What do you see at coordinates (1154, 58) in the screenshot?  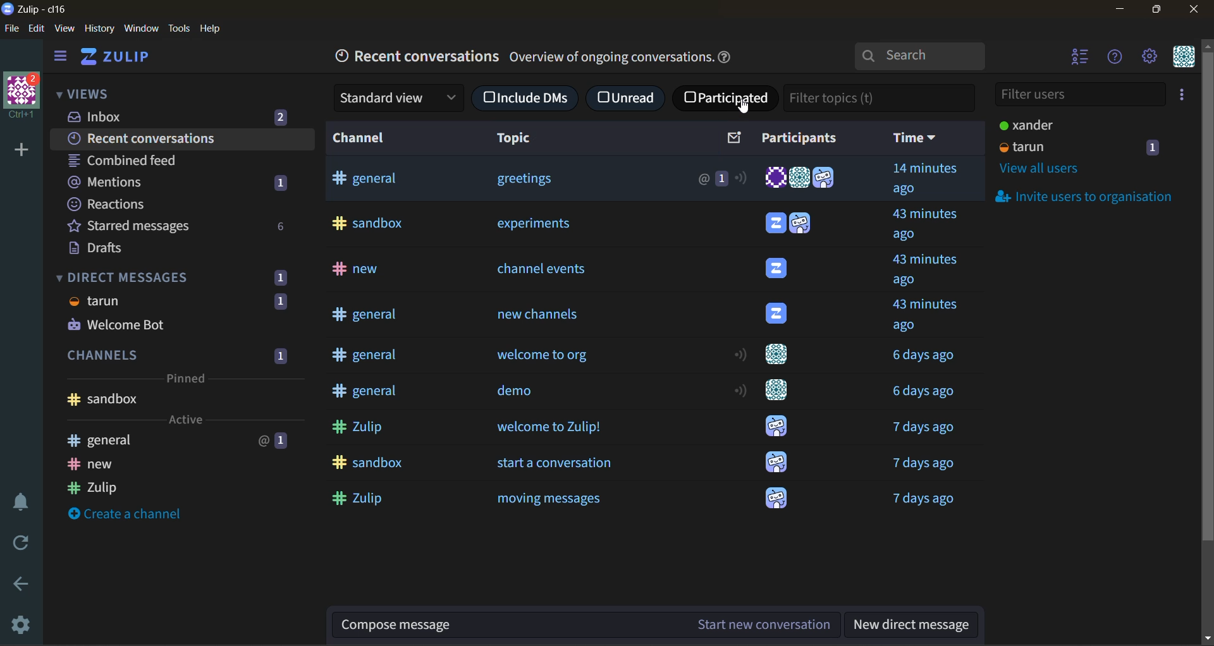 I see `main menu` at bounding box center [1154, 58].